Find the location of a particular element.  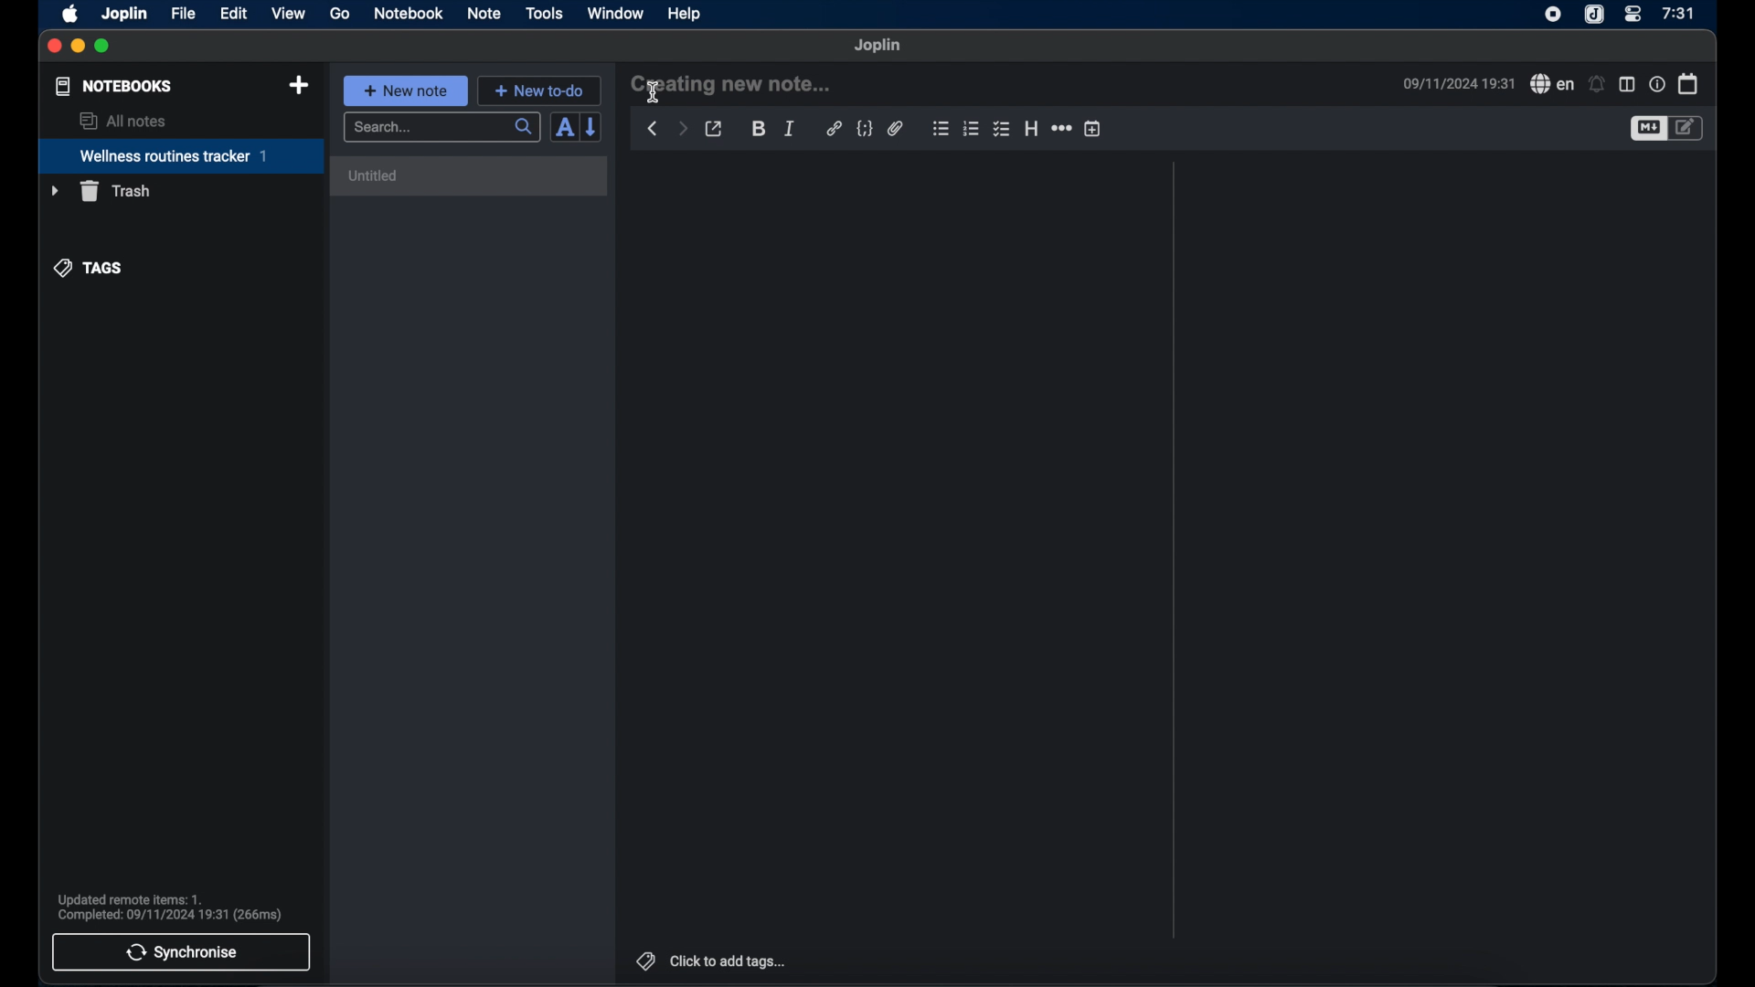

toggle external editor is located at coordinates (714, 128).